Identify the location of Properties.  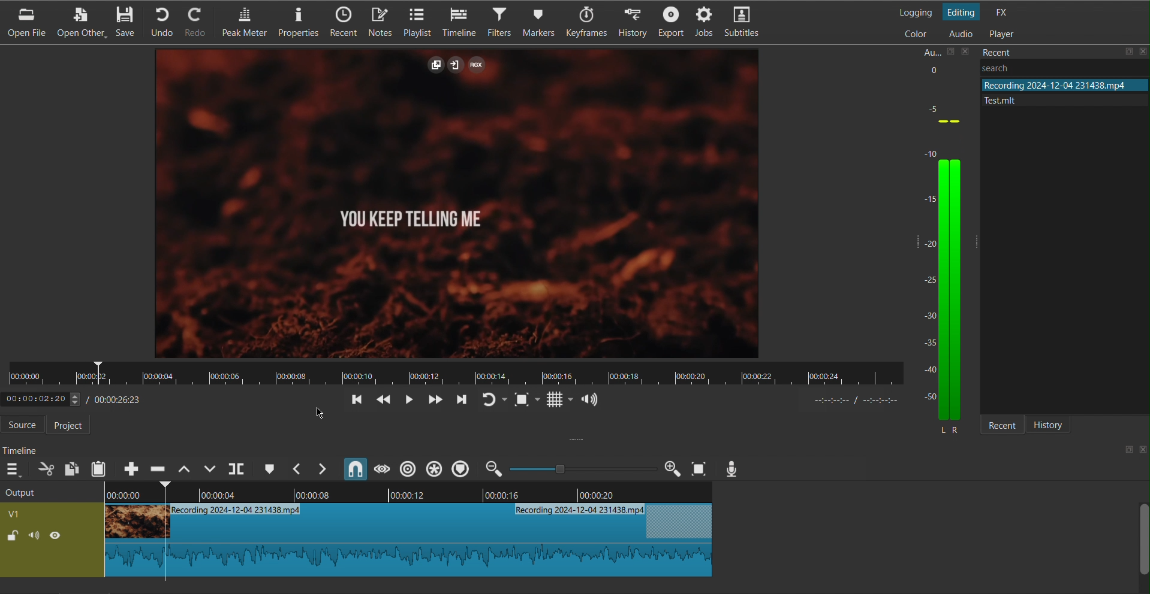
(296, 23).